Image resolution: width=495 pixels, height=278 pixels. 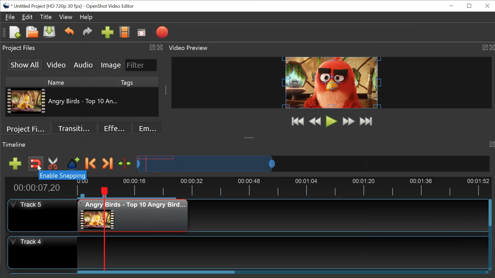 What do you see at coordinates (247, 145) in the screenshot?
I see `Timeline Panel` at bounding box center [247, 145].